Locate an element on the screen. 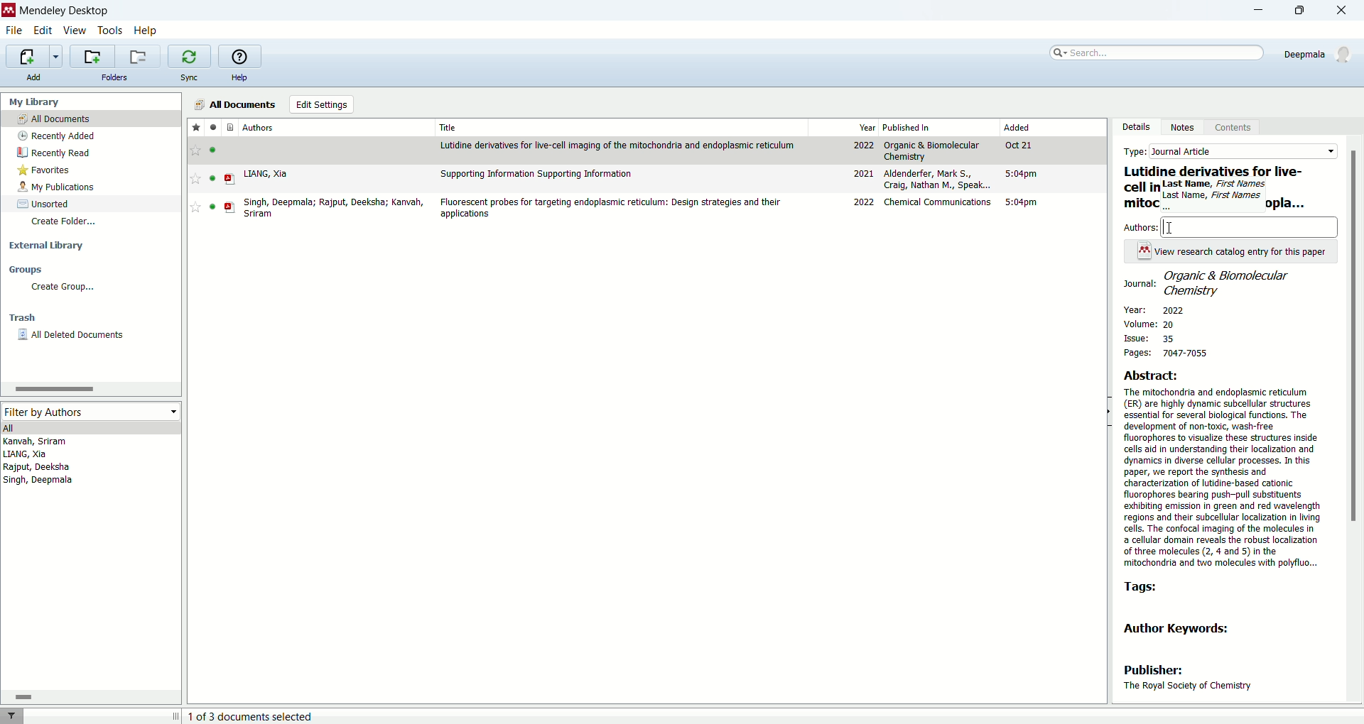  details is located at coordinates (1132, 129).